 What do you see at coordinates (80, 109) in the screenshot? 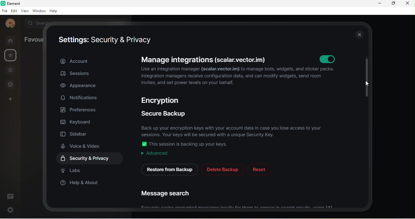
I see `preferences` at bounding box center [80, 109].